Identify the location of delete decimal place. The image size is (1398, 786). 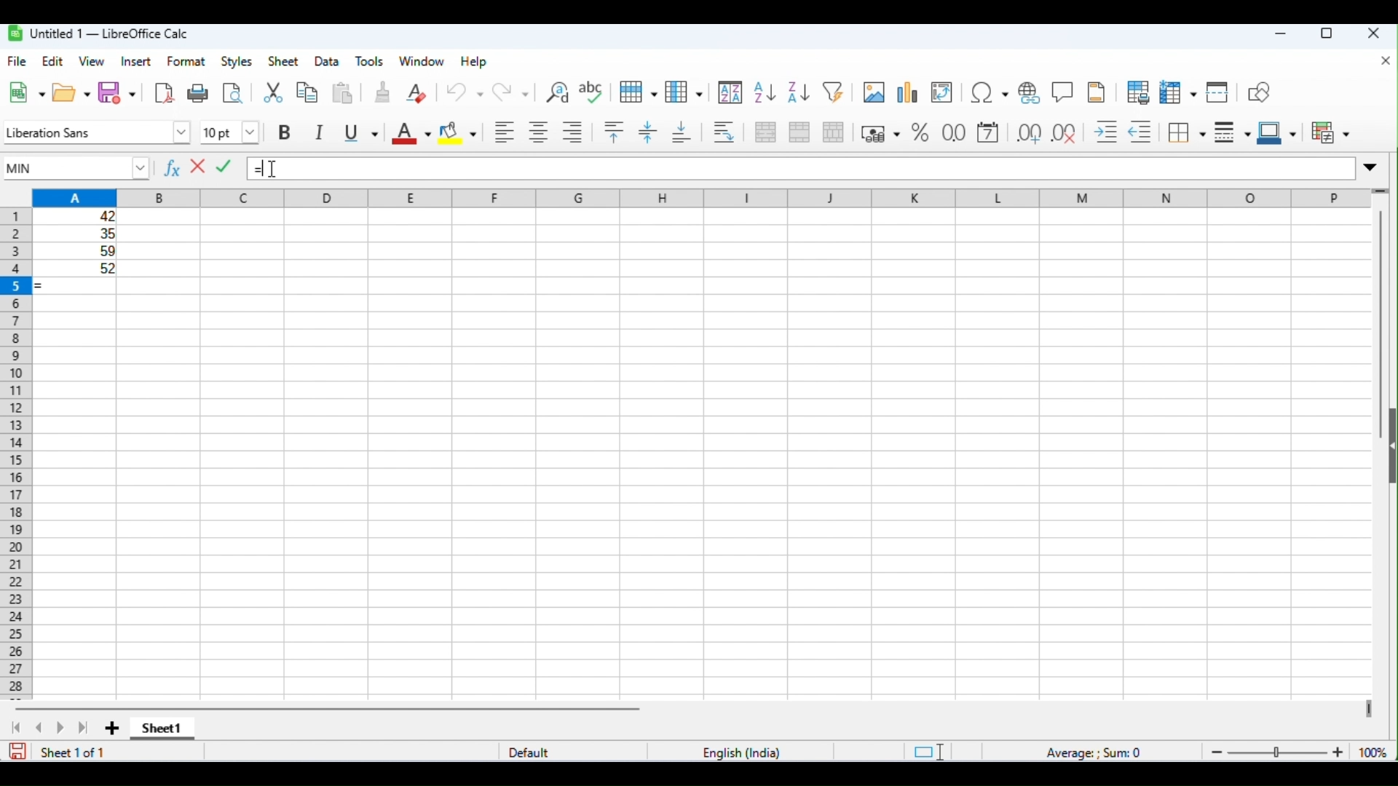
(1065, 132).